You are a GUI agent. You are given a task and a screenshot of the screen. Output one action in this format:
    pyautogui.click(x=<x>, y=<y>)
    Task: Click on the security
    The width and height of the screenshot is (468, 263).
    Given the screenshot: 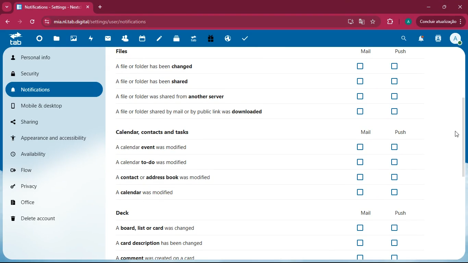 What is the action you would take?
    pyautogui.click(x=51, y=73)
    